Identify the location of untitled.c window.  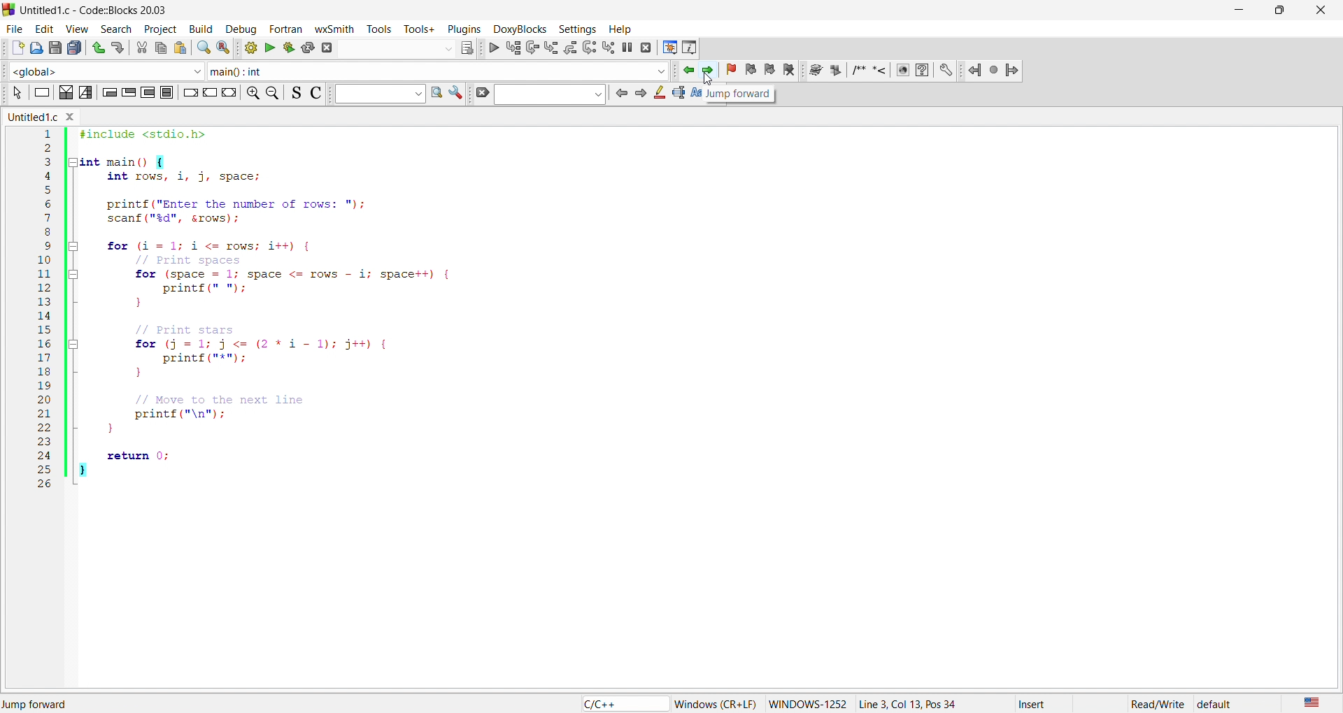
(42, 117).